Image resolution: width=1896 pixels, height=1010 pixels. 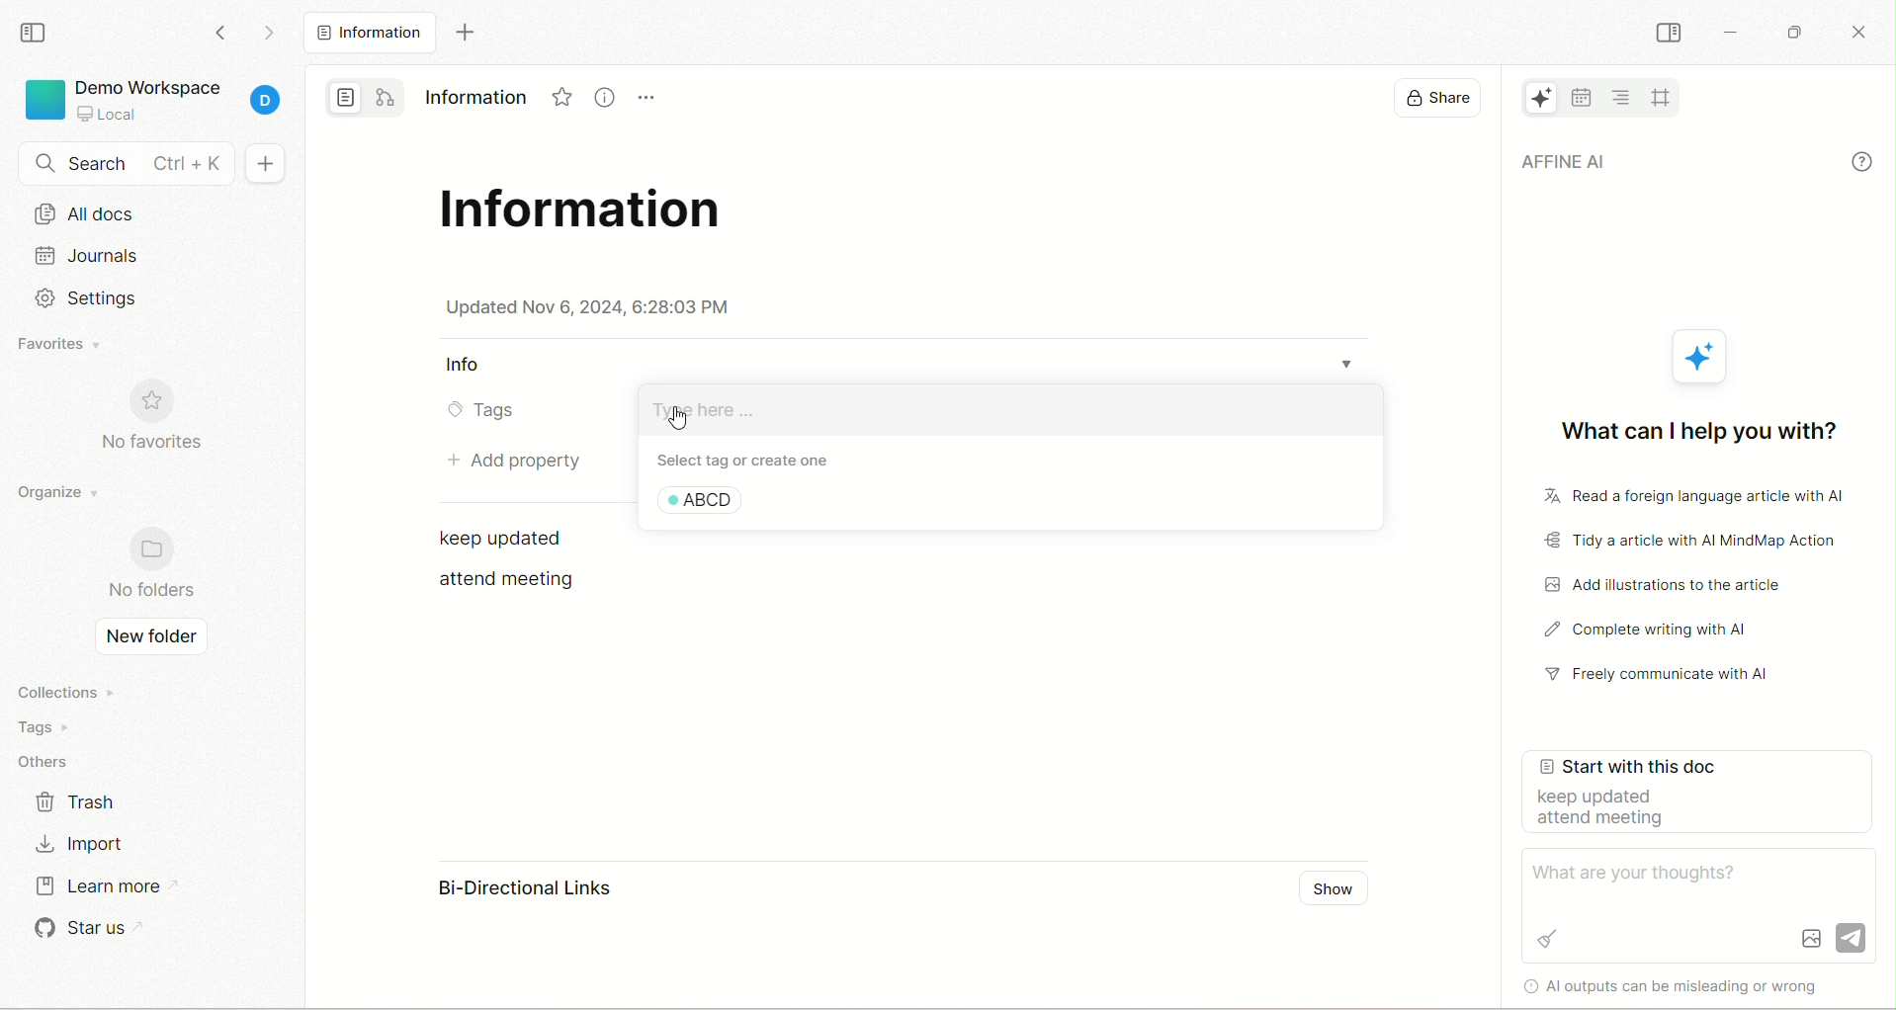 What do you see at coordinates (151, 639) in the screenshot?
I see `new folder` at bounding box center [151, 639].